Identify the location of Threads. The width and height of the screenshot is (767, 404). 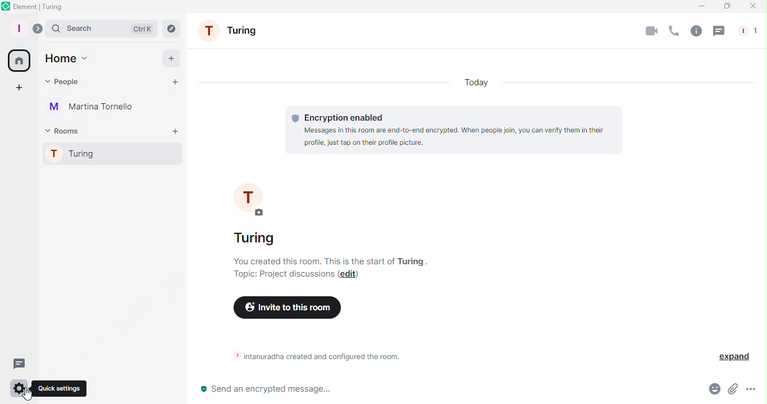
(720, 33).